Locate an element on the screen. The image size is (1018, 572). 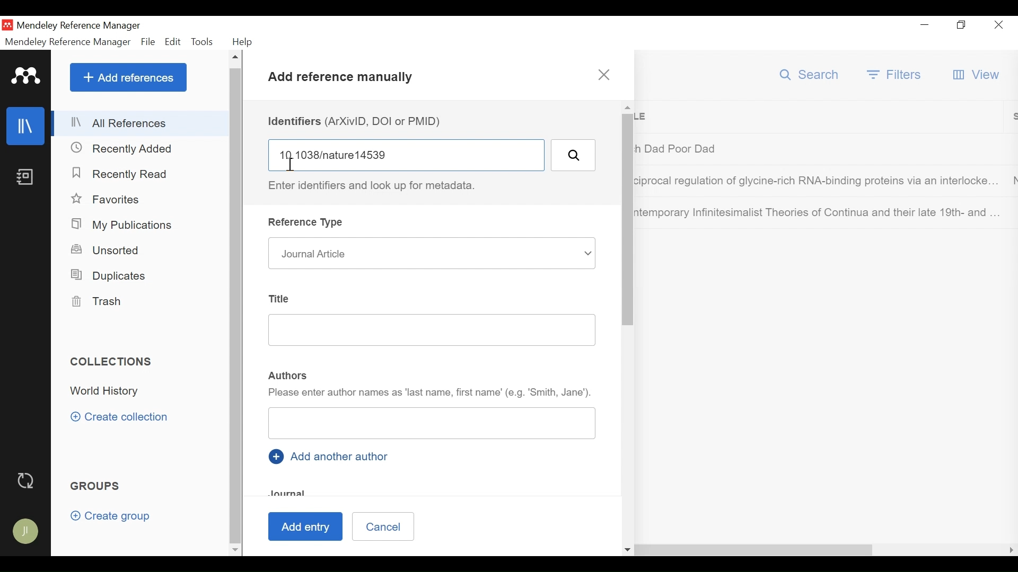
Add References Manully is located at coordinates (341, 79).